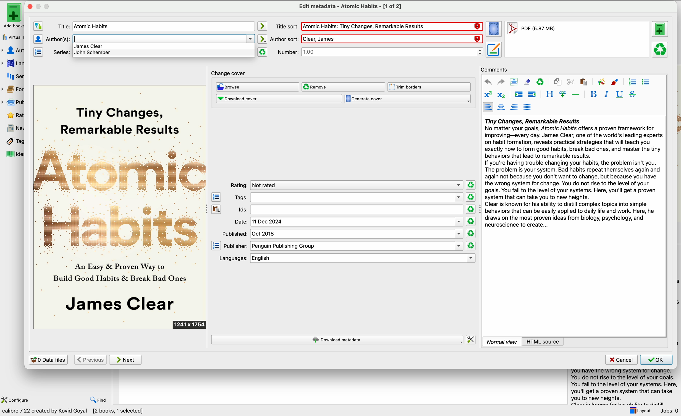 The width and height of the screenshot is (681, 416). What do you see at coordinates (216, 197) in the screenshot?
I see `open the tag editor` at bounding box center [216, 197].